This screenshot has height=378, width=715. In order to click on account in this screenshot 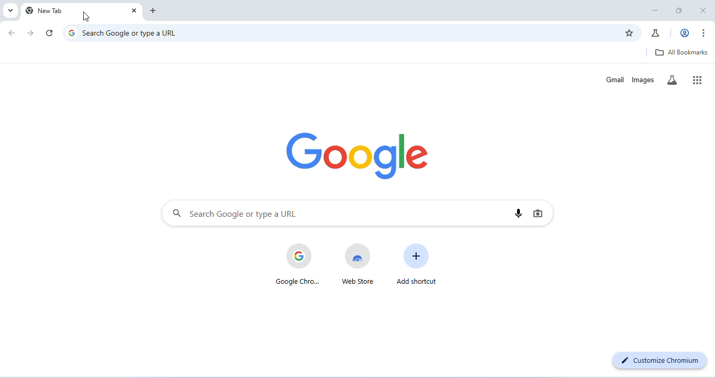, I will do `click(683, 33)`.